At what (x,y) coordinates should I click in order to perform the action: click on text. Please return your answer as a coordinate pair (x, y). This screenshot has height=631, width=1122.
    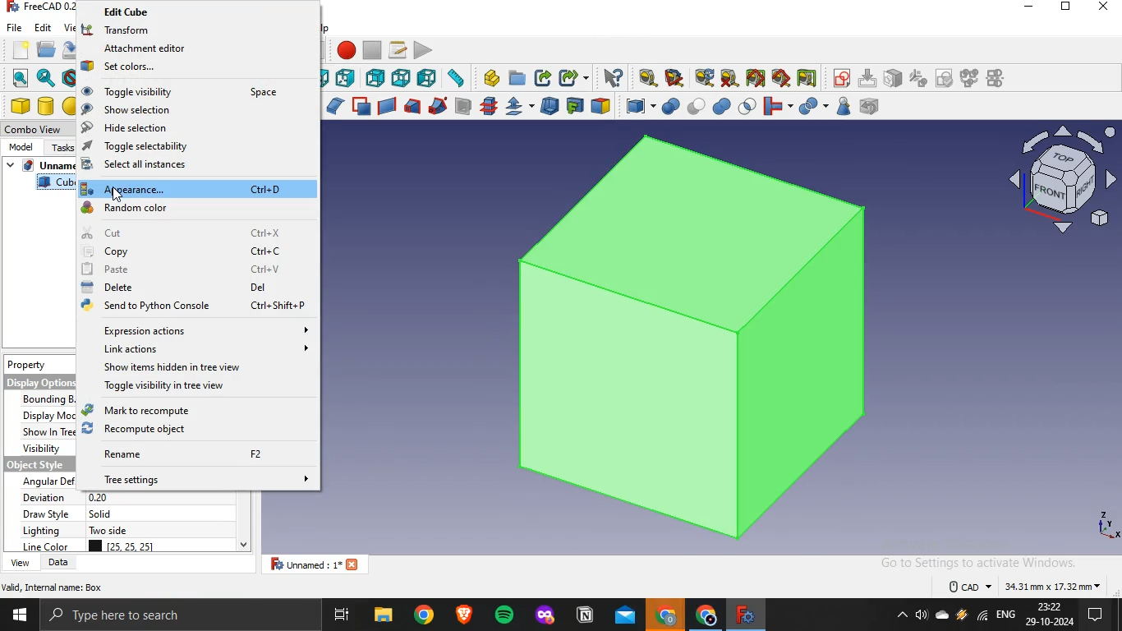
    Looking at the image, I should click on (1026, 584).